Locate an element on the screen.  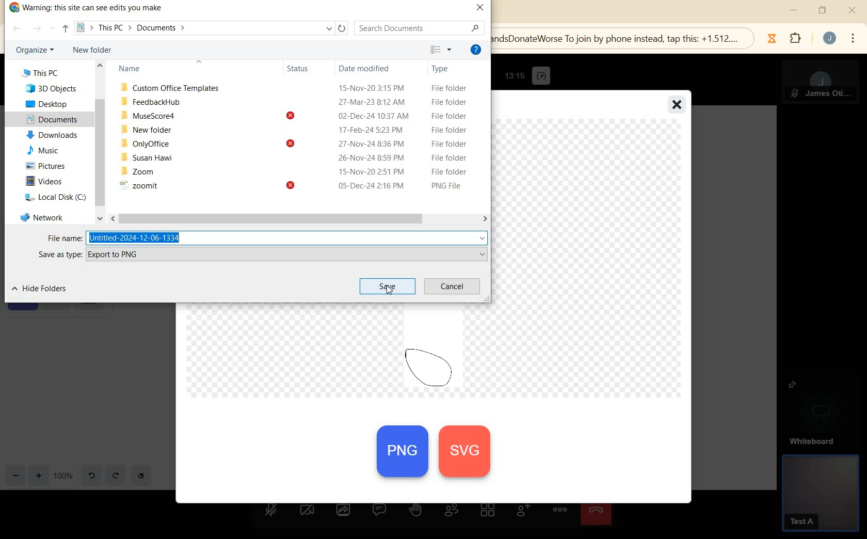
MuseScore4 [<] 02-Dec-24 10:37 AM File folder is located at coordinates (168, 115).